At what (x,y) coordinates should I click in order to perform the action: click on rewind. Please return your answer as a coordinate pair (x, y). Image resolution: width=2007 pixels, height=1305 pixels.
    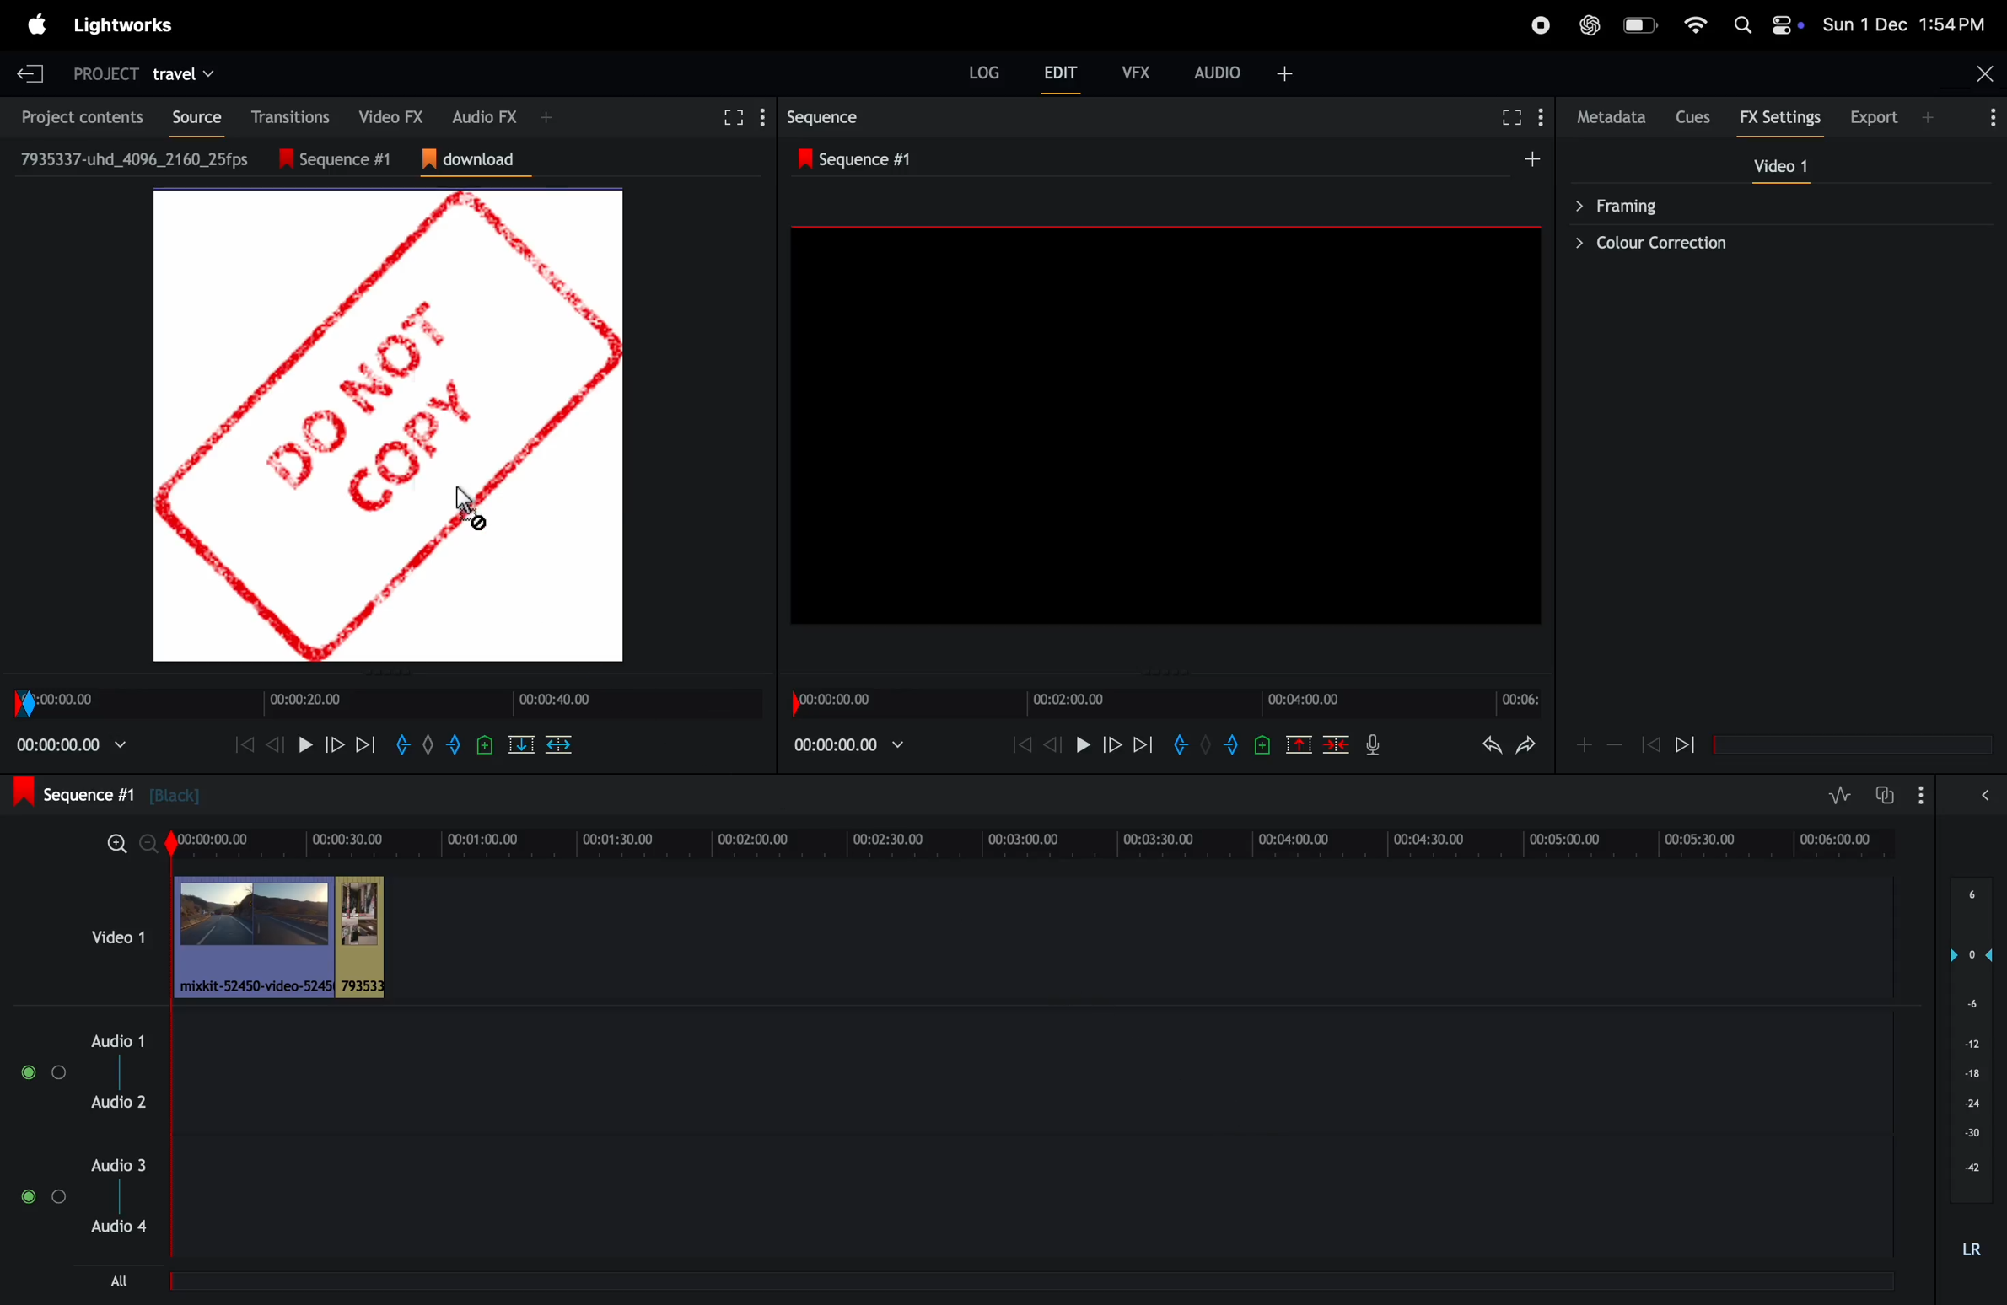
    Looking at the image, I should click on (272, 744).